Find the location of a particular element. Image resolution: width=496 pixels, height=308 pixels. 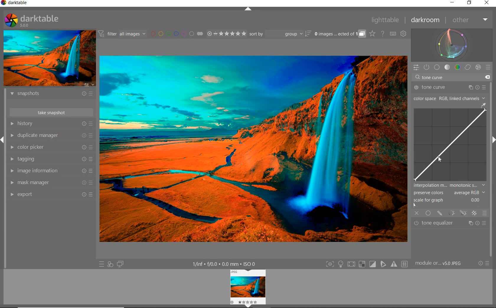

INTERPOLATION is located at coordinates (450, 186).